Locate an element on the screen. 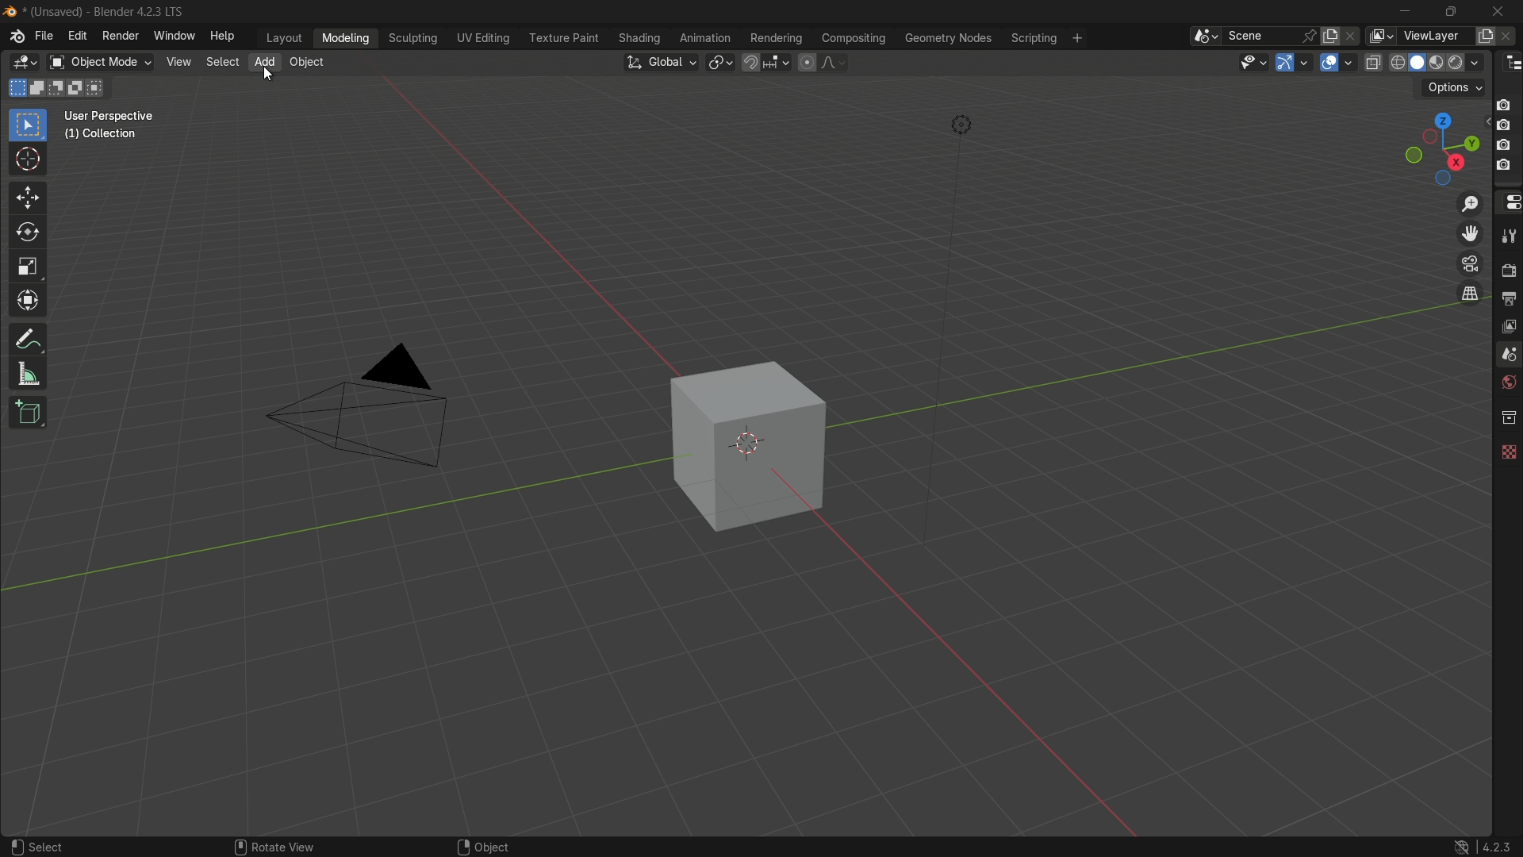 Image resolution: width=1523 pixels, height=857 pixels. cursor is located at coordinates (269, 74).